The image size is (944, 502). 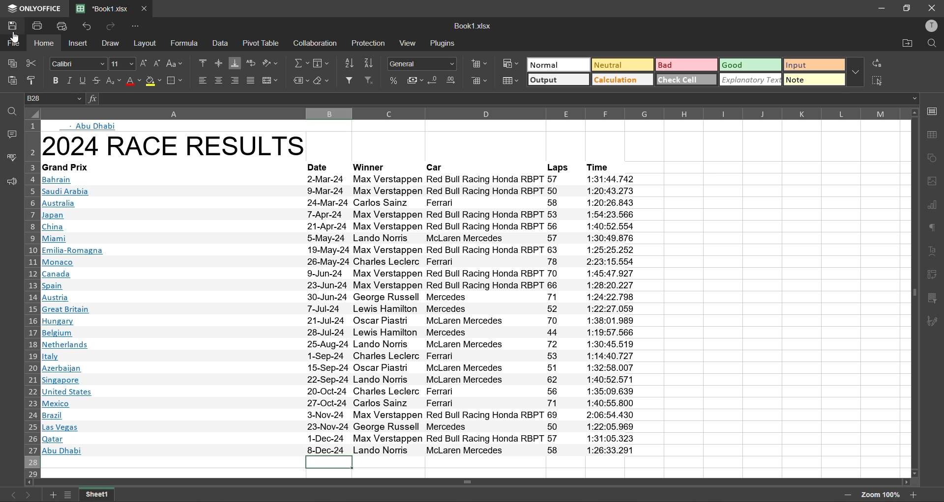 I want to click on formula, so click(x=185, y=44).